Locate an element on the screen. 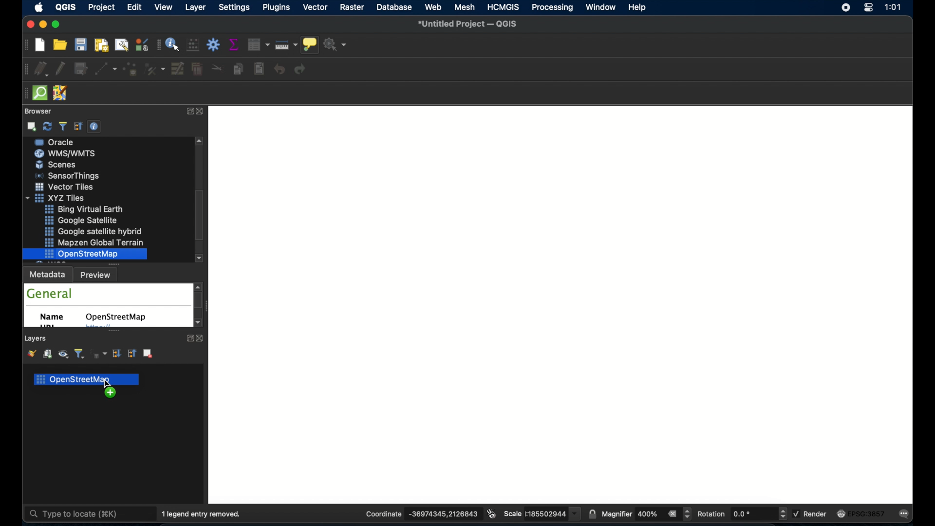 The image size is (935, 526). close is located at coordinates (201, 112).